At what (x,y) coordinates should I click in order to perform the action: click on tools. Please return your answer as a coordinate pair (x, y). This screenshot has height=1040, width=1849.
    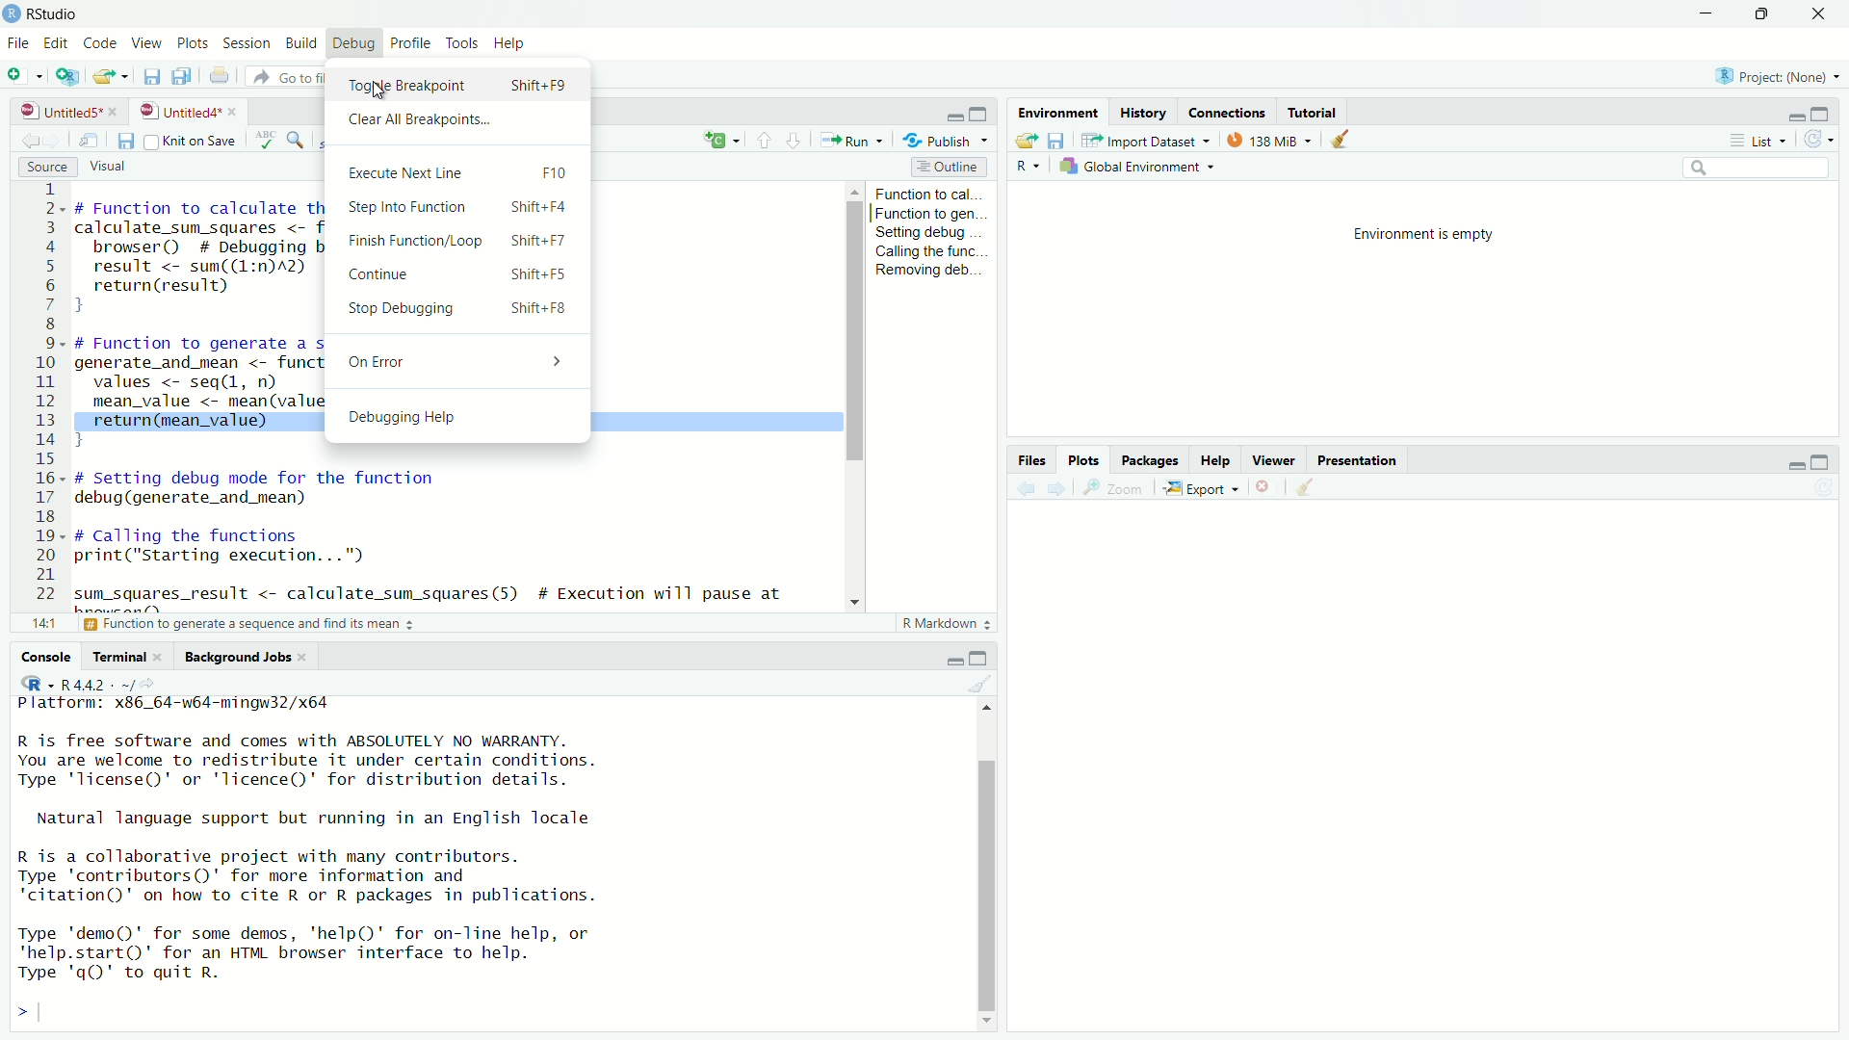
    Looking at the image, I should click on (461, 41).